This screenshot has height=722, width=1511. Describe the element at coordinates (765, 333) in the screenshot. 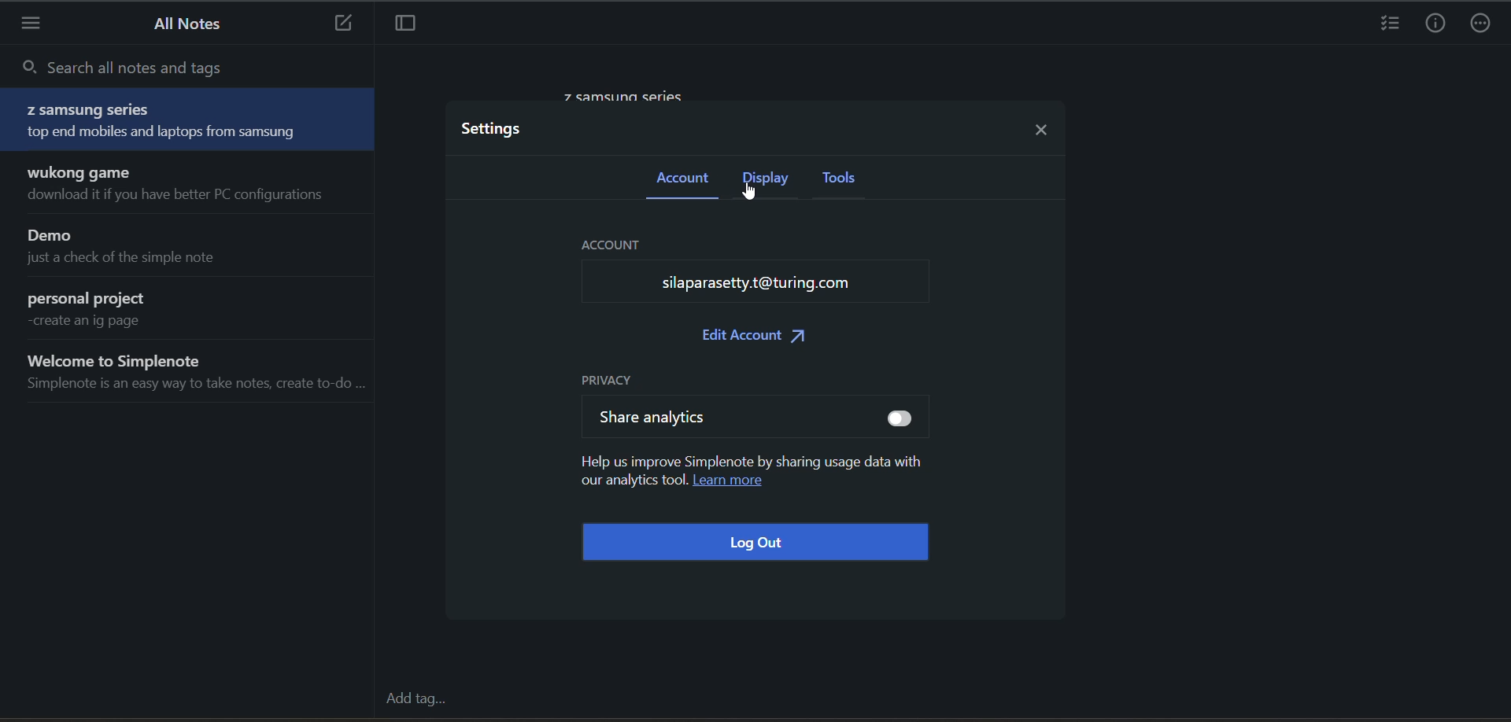

I see `edit account` at that location.